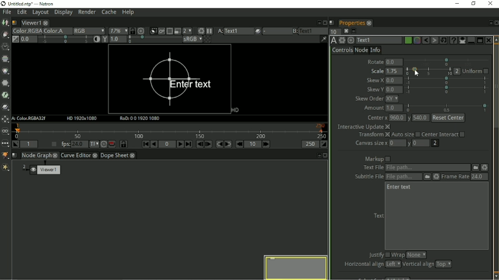  Describe the element at coordinates (491, 4) in the screenshot. I see `Close` at that location.